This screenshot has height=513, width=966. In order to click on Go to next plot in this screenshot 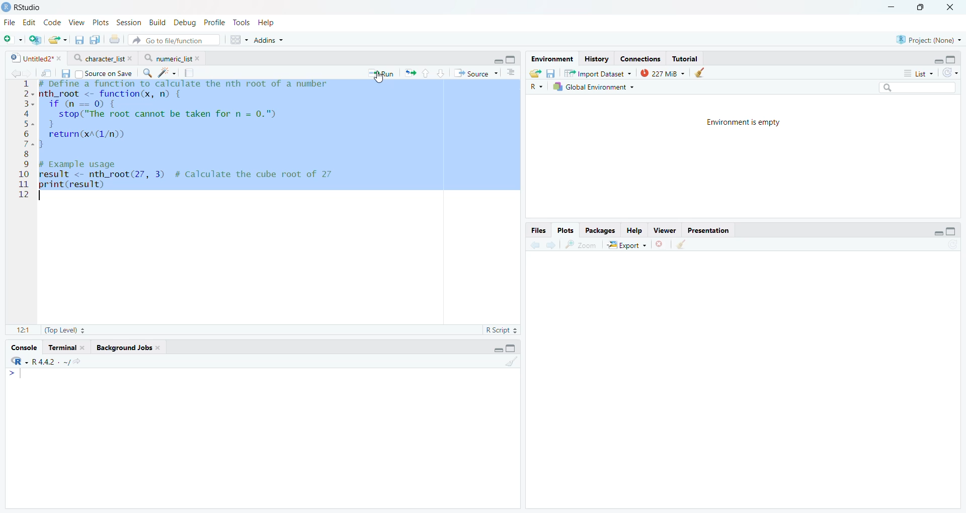, I will do `click(551, 244)`.